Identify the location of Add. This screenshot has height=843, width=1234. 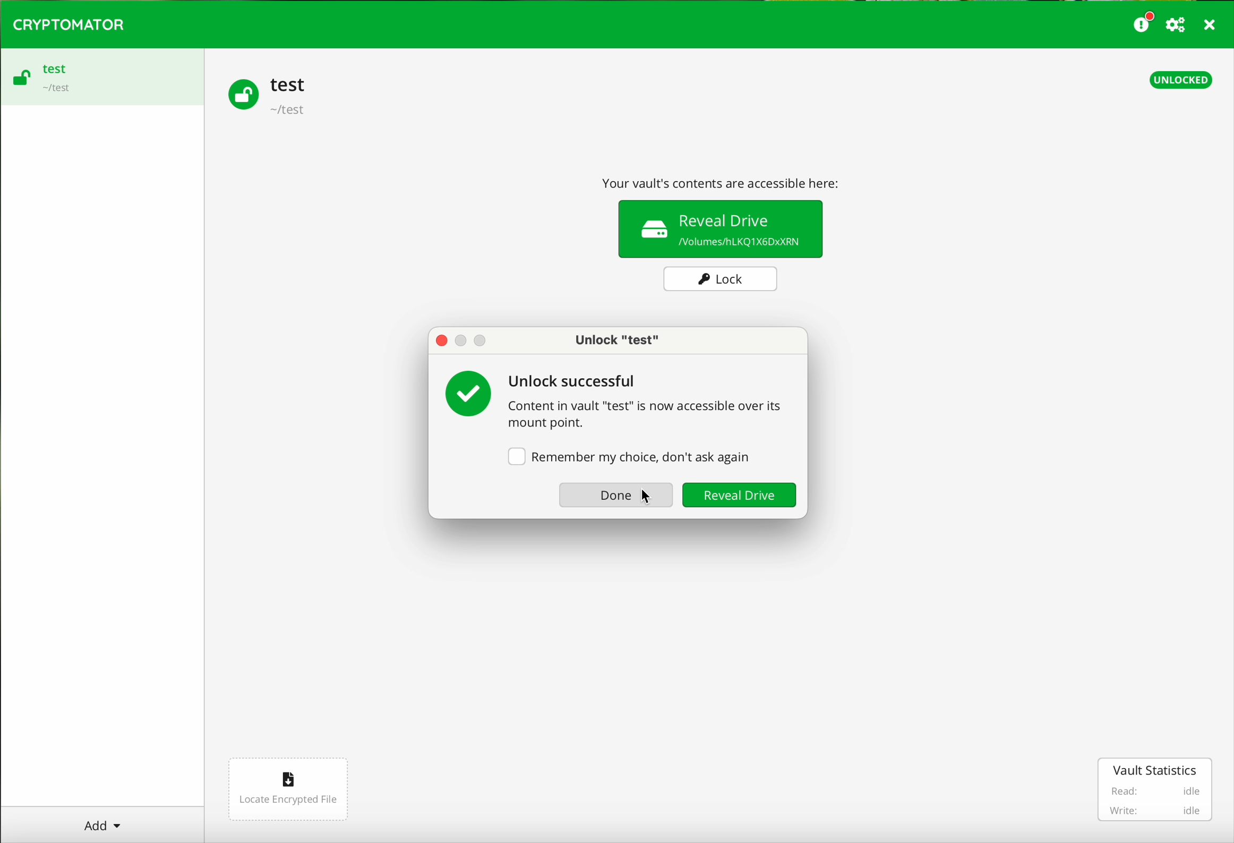
(102, 822).